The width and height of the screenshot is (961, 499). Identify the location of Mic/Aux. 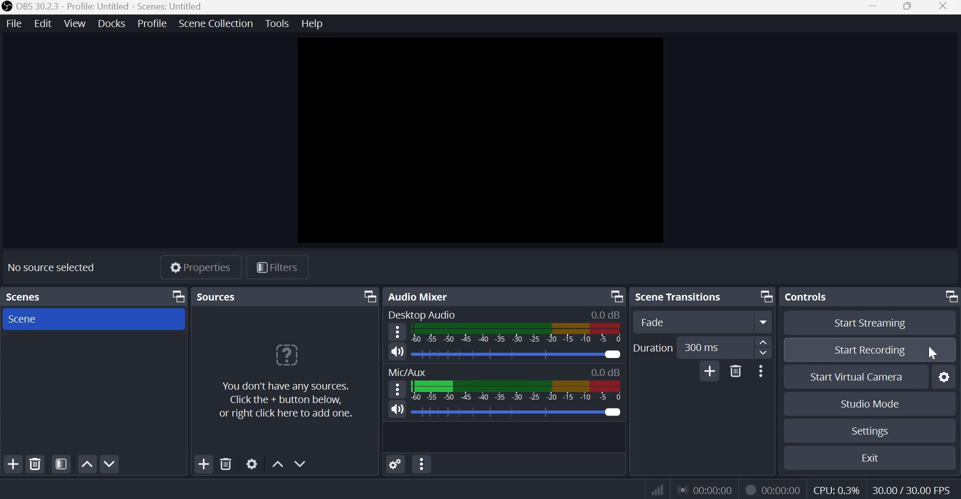
(410, 372).